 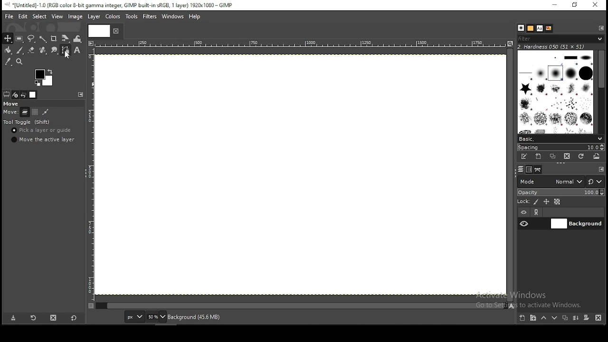 What do you see at coordinates (575, 5) in the screenshot?
I see `restore` at bounding box center [575, 5].